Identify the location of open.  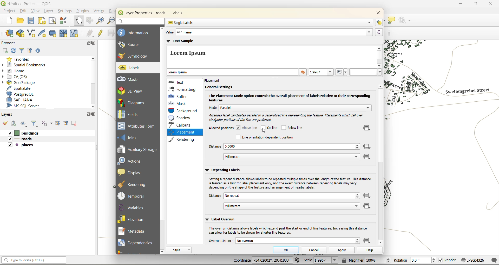
(21, 21).